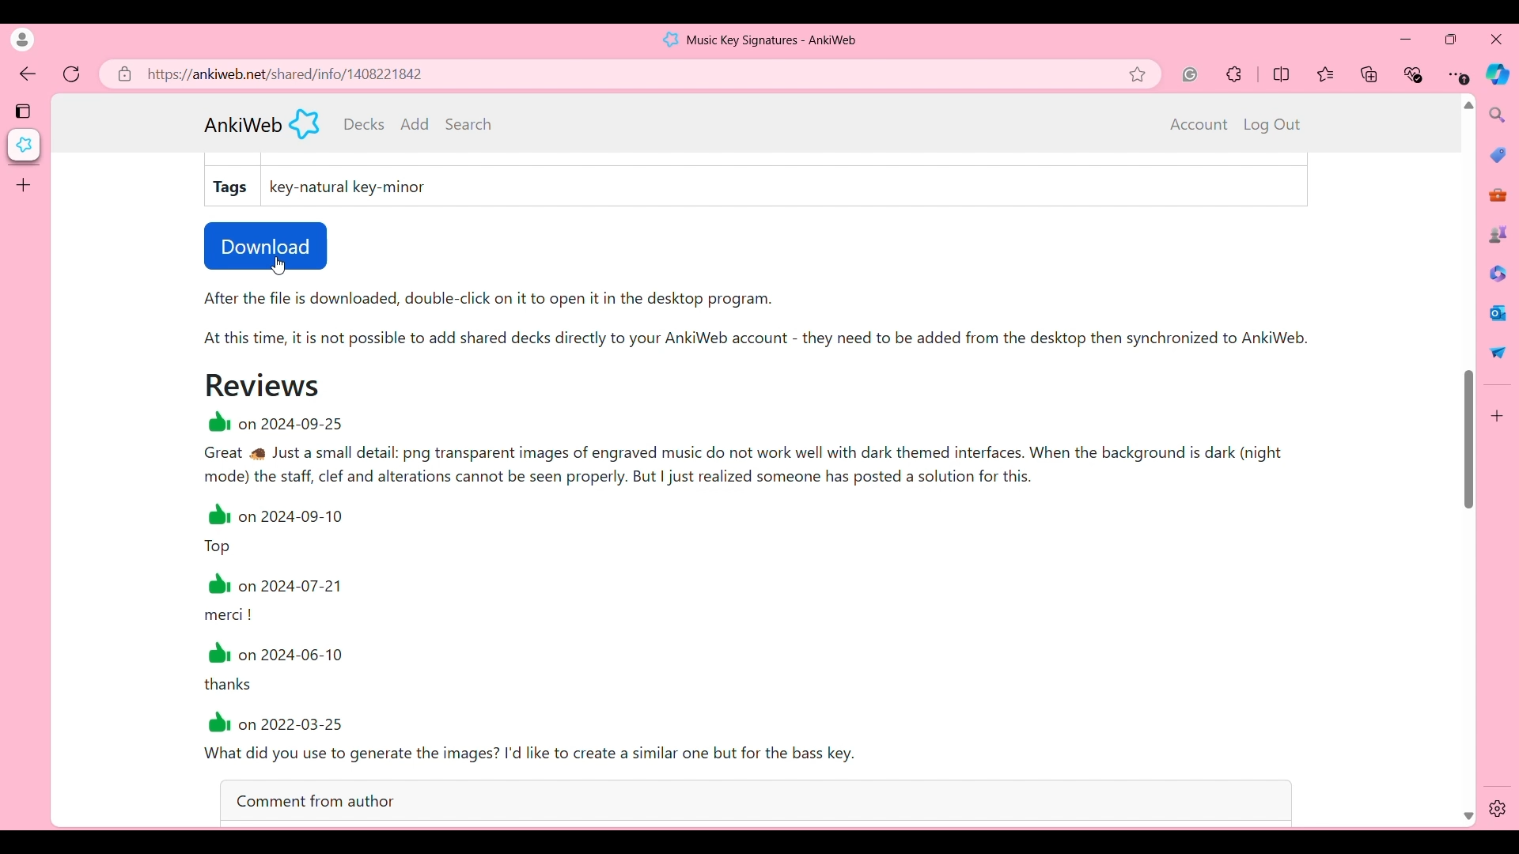 This screenshot has width=1519, height=854. Describe the element at coordinates (780, 591) in the screenshot. I see `@1 on 2024-09-25

Great Just a small detail: png transparent images of engraved music do not work well with dark themed interfaces. When the background is dark (night
mode) the staff, clef and alterations cannot be seen properly. But | just realized someone has posted a solution for this.
1 on 2024-09-10

Top

1 on 2024-07-21

merci !

1 on 2024-06-10

thanks

#1 on 2022-03-25

What did you use to generate the images? I'd like to create a similar one but for the bass key.` at that location.